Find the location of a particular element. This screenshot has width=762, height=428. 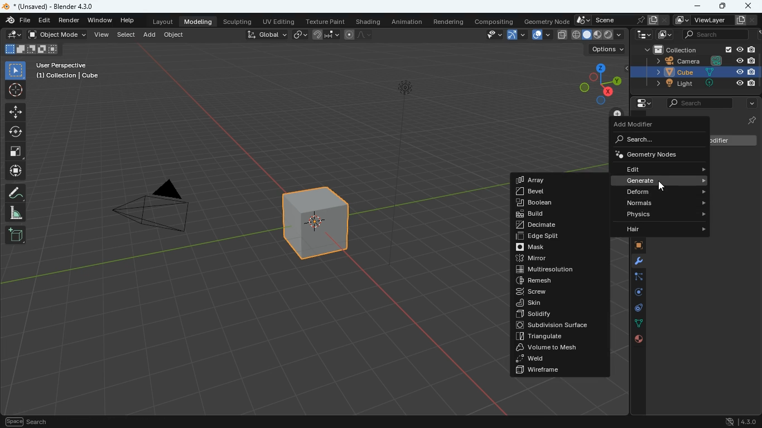

help is located at coordinates (127, 21).